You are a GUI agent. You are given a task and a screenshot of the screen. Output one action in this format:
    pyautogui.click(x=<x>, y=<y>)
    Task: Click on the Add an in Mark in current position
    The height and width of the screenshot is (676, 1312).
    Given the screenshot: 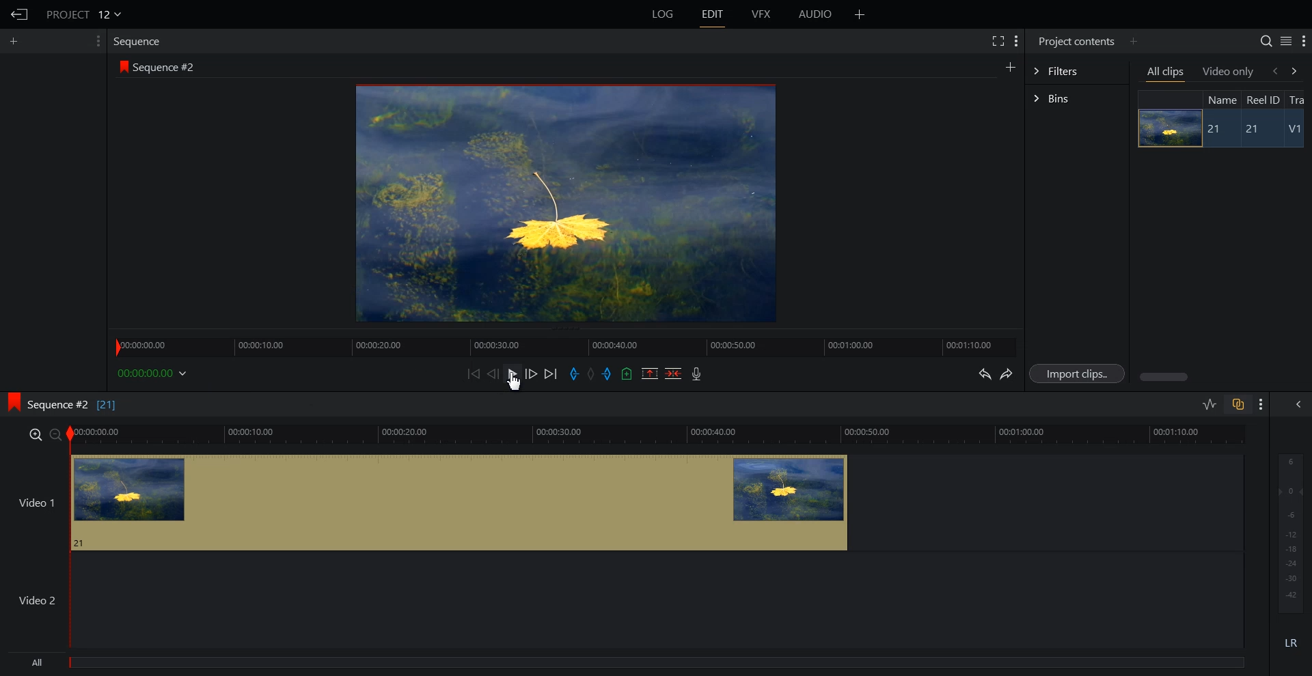 What is the action you would take?
    pyautogui.click(x=573, y=374)
    